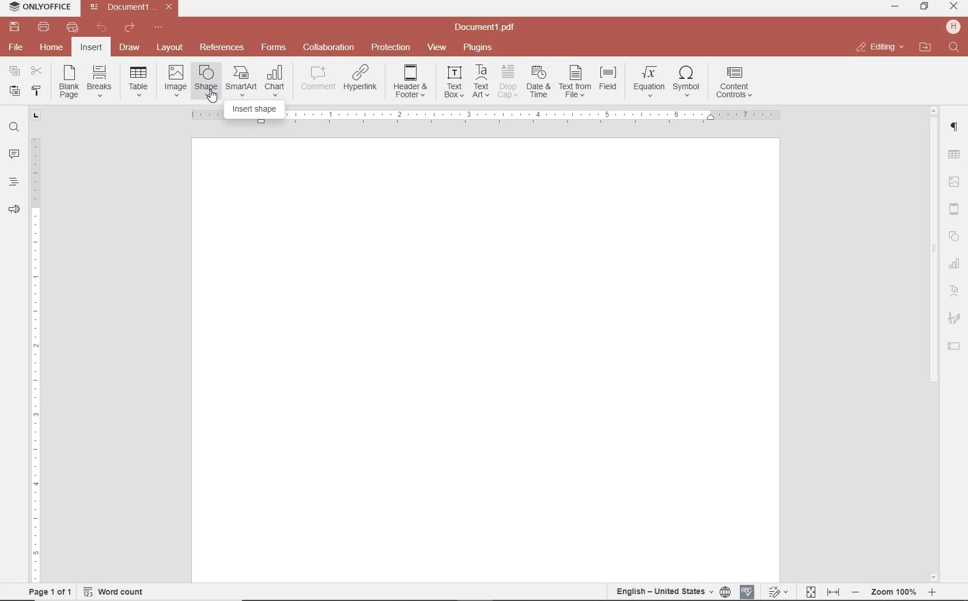  I want to click on undo, so click(102, 28).